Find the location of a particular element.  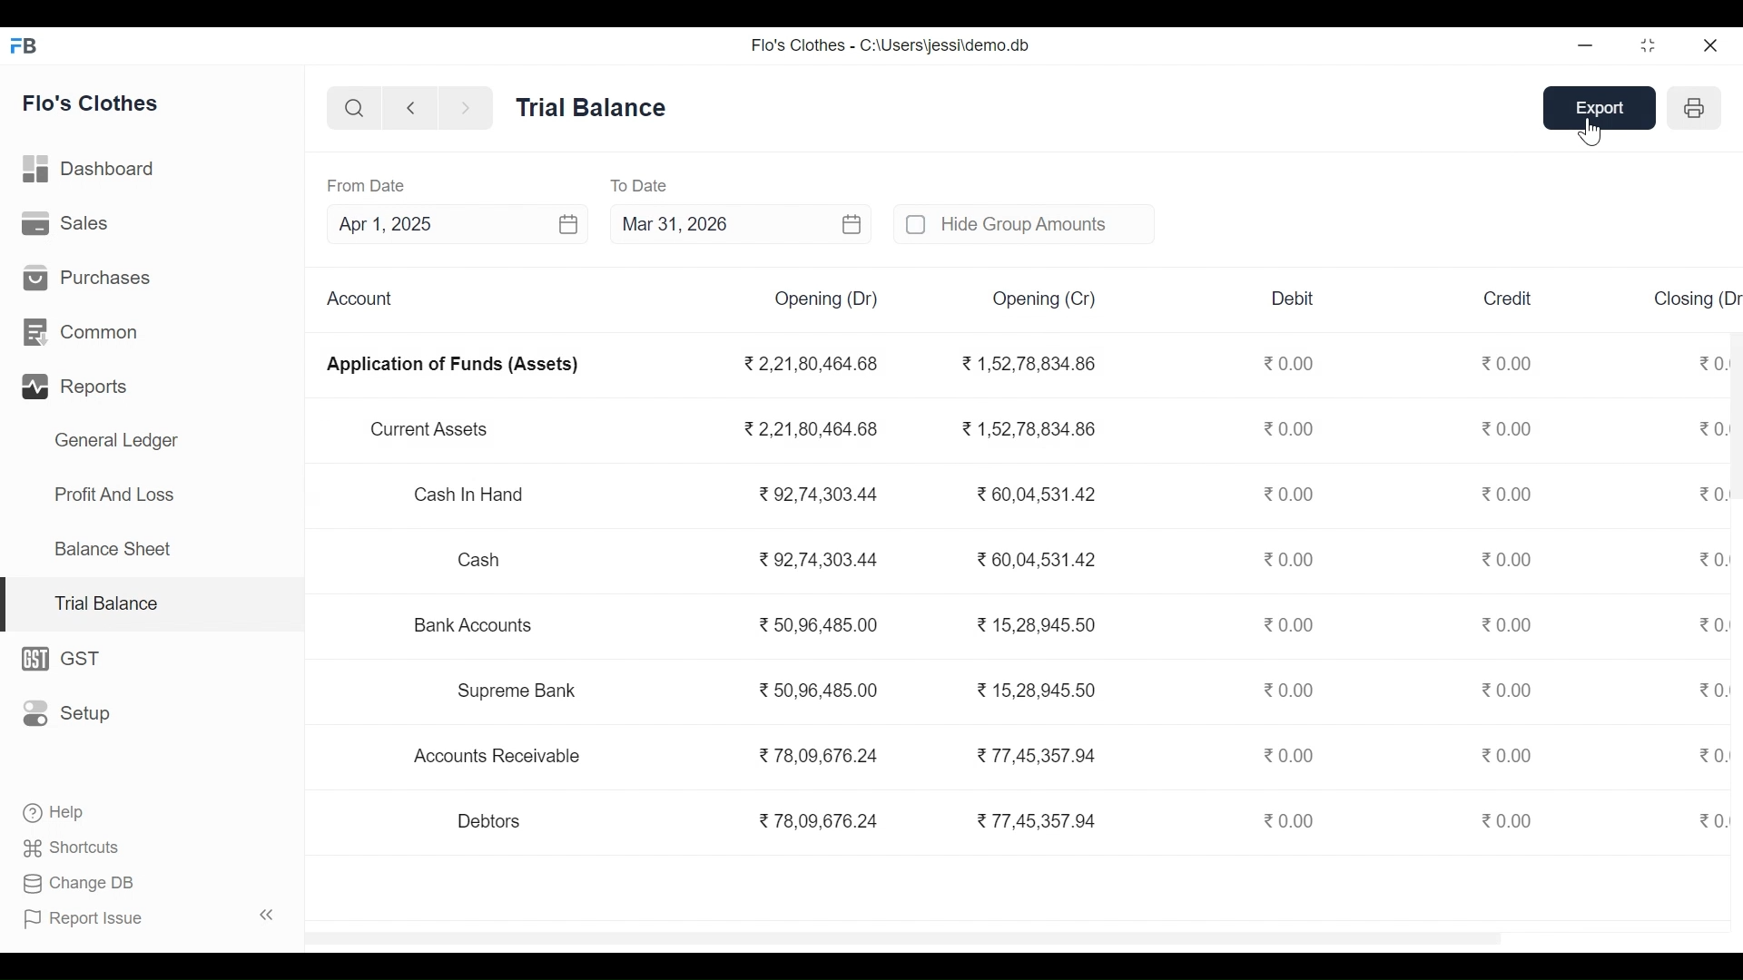

0.00 is located at coordinates (1509, 558).